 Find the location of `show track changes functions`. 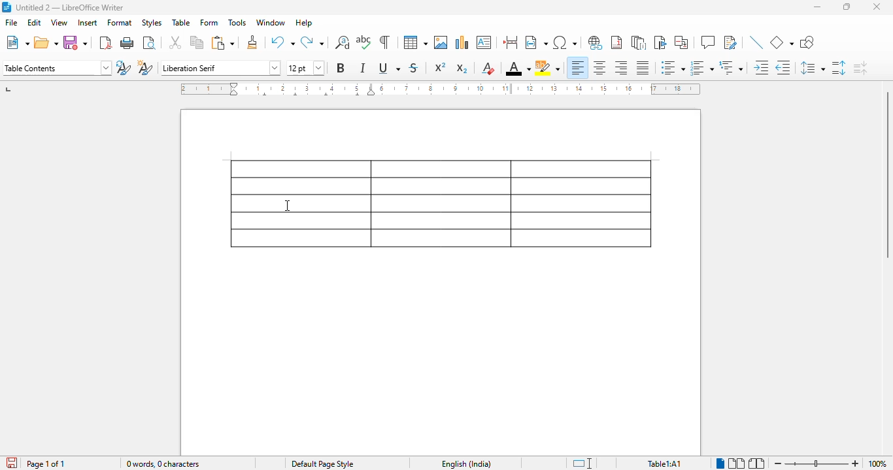

show track changes functions is located at coordinates (731, 42).